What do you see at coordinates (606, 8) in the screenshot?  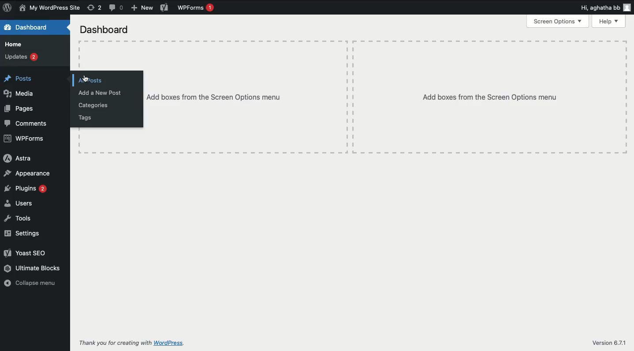 I see `Hi user` at bounding box center [606, 8].